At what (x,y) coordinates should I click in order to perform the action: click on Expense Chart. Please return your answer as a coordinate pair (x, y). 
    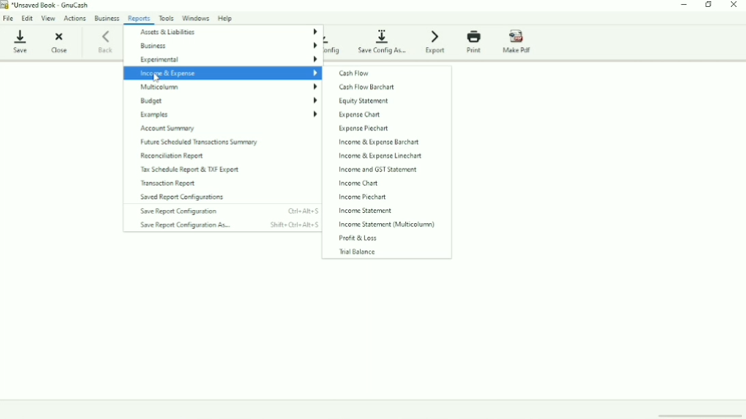
    Looking at the image, I should click on (359, 115).